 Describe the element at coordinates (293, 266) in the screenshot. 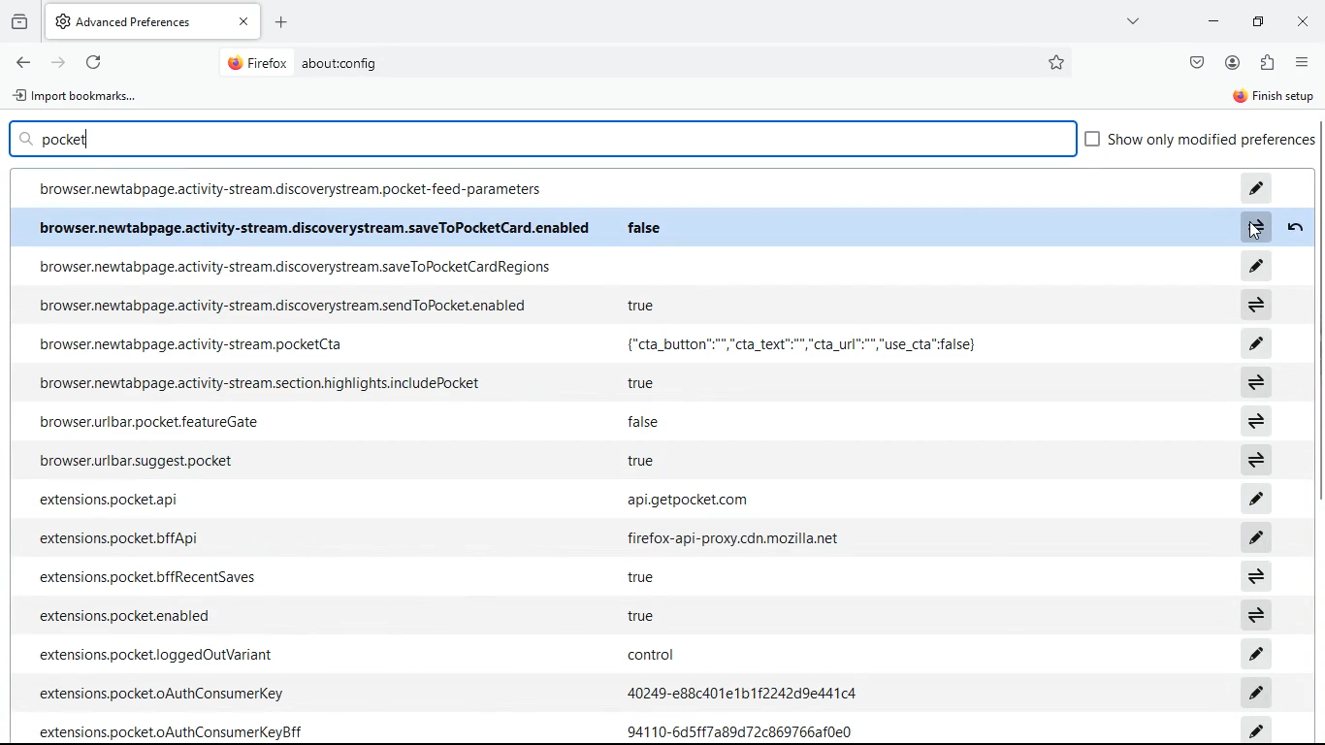

I see `browser.newtabpage.activity-stream.discoverystream.saveToPocketCardRegions` at that location.